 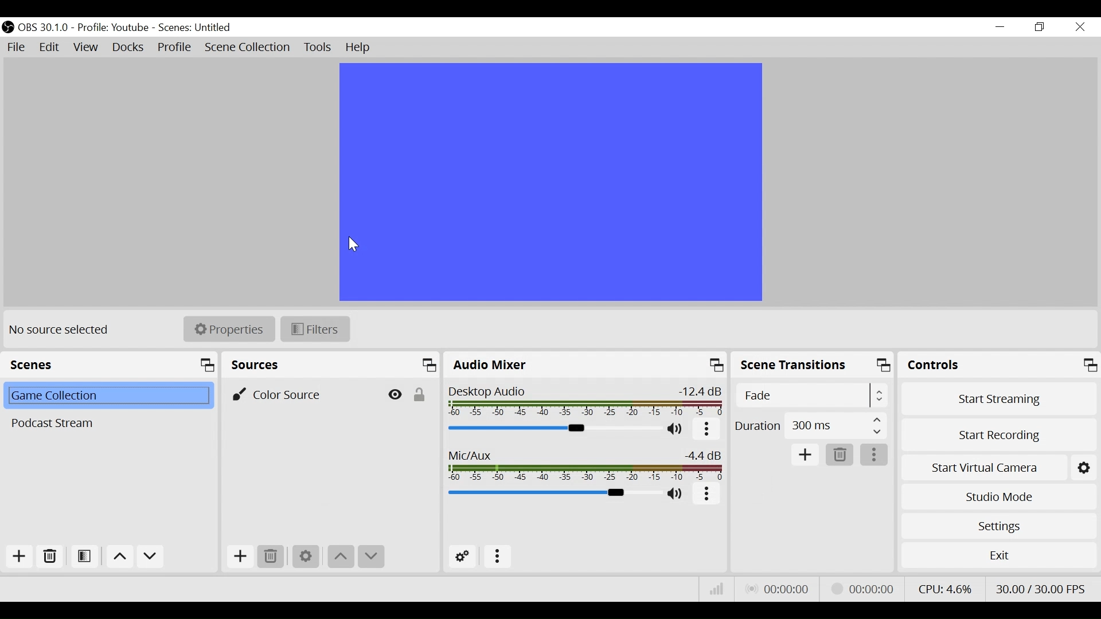 I want to click on Docks, so click(x=129, y=47).